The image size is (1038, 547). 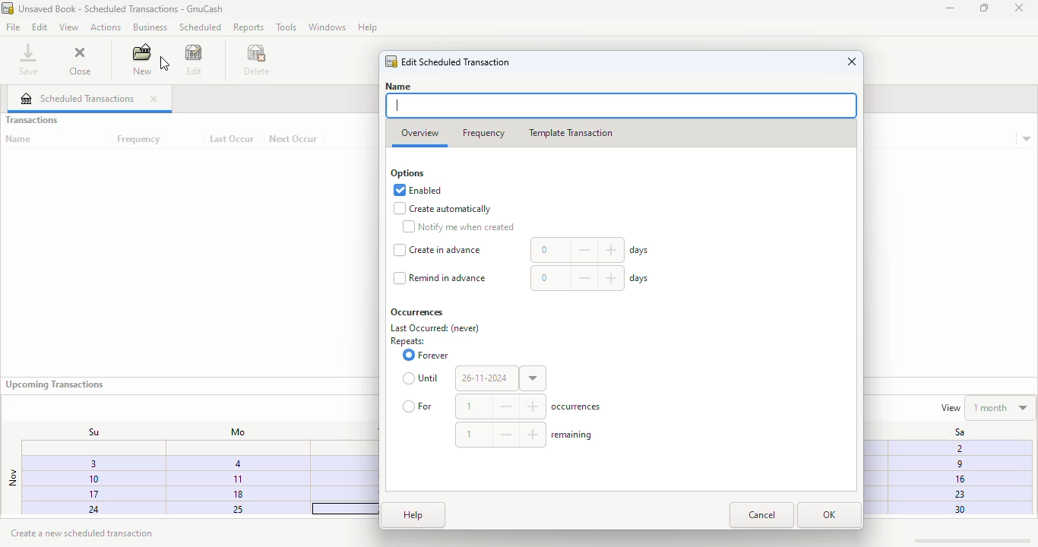 I want to click on close, so click(x=153, y=99).